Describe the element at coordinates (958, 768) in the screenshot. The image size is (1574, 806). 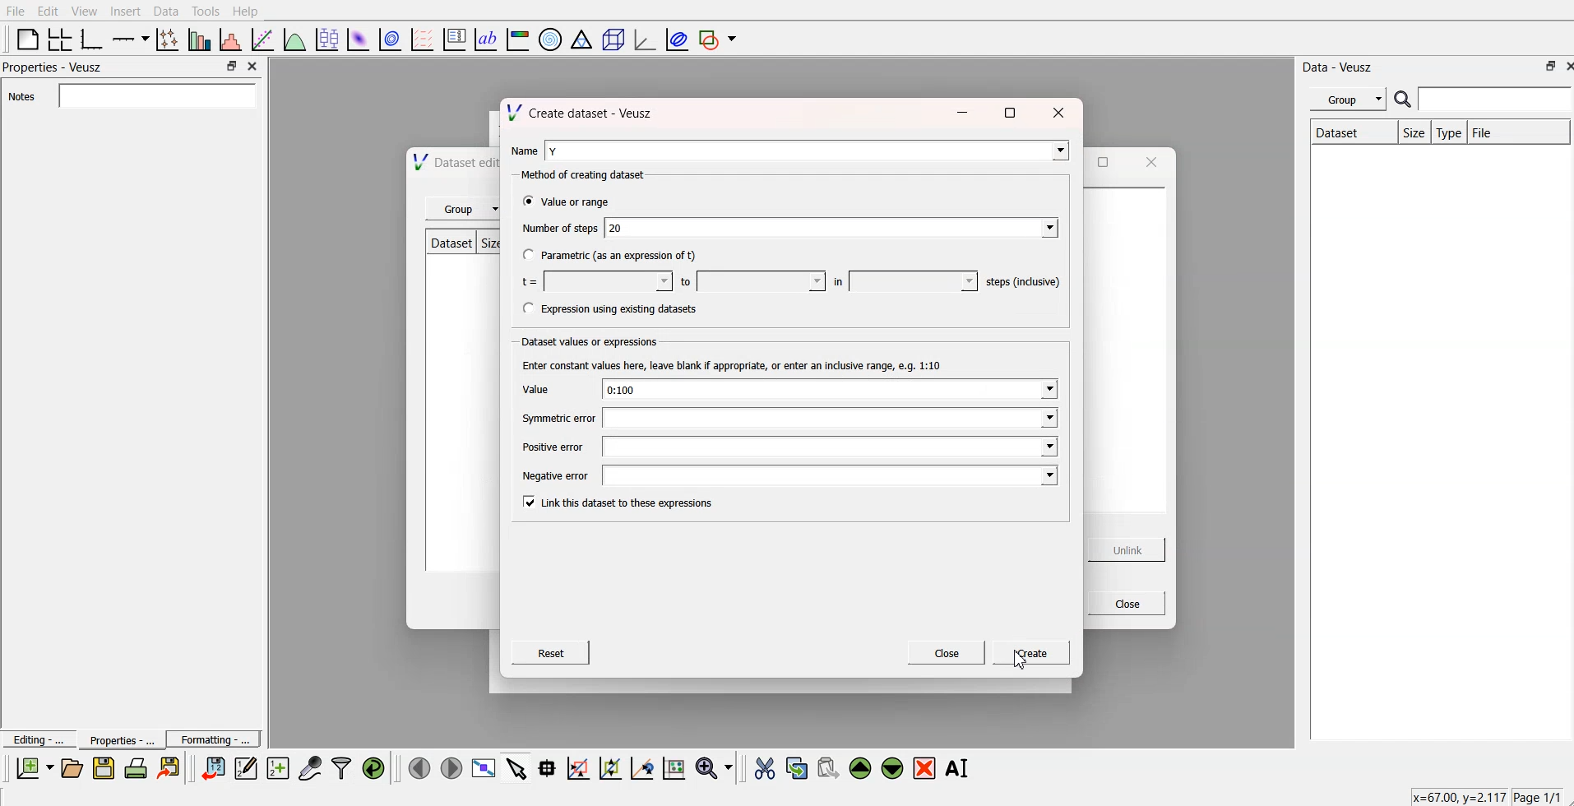
I see `rename the selected widget` at that location.